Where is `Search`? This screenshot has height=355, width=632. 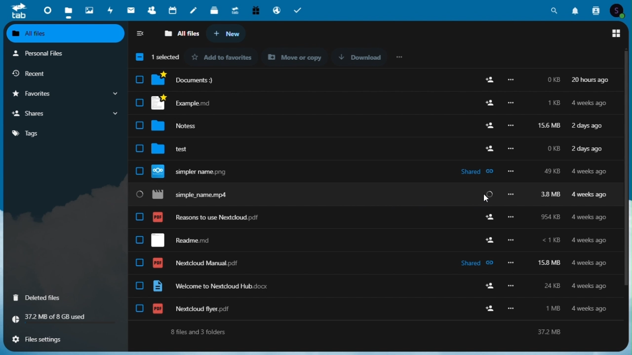 Search is located at coordinates (556, 9).